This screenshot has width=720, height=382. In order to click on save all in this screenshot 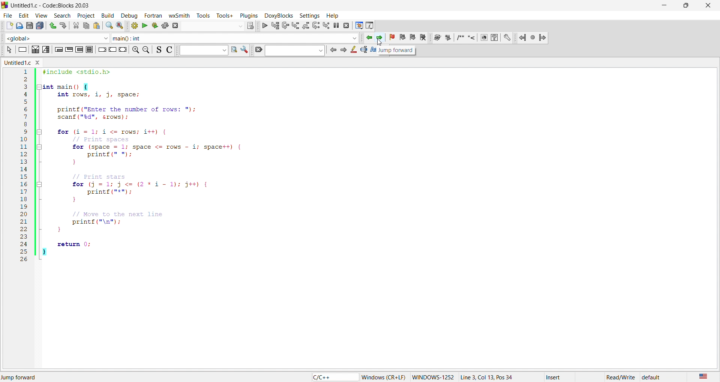, I will do `click(39, 25)`.